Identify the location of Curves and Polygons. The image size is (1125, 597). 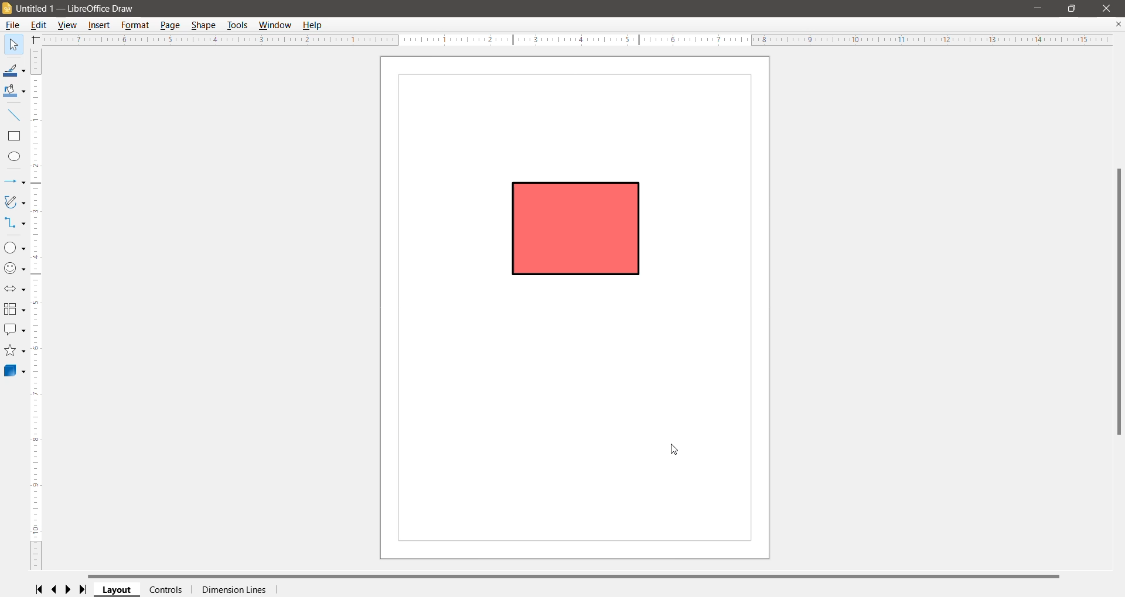
(14, 201).